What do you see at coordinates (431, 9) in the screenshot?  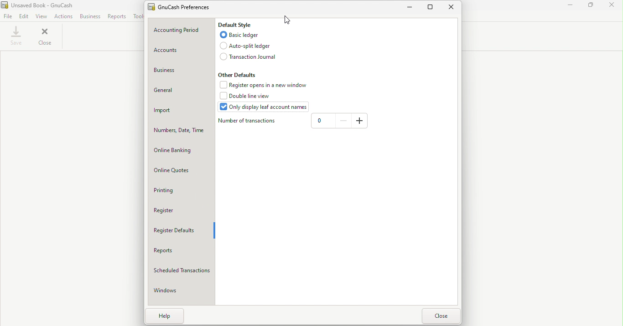 I see `Maximize` at bounding box center [431, 9].